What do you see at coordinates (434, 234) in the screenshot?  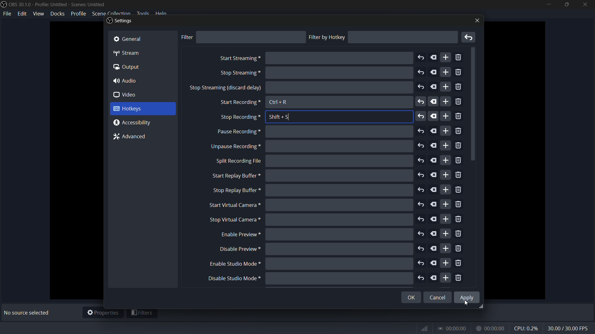 I see `delete` at bounding box center [434, 234].